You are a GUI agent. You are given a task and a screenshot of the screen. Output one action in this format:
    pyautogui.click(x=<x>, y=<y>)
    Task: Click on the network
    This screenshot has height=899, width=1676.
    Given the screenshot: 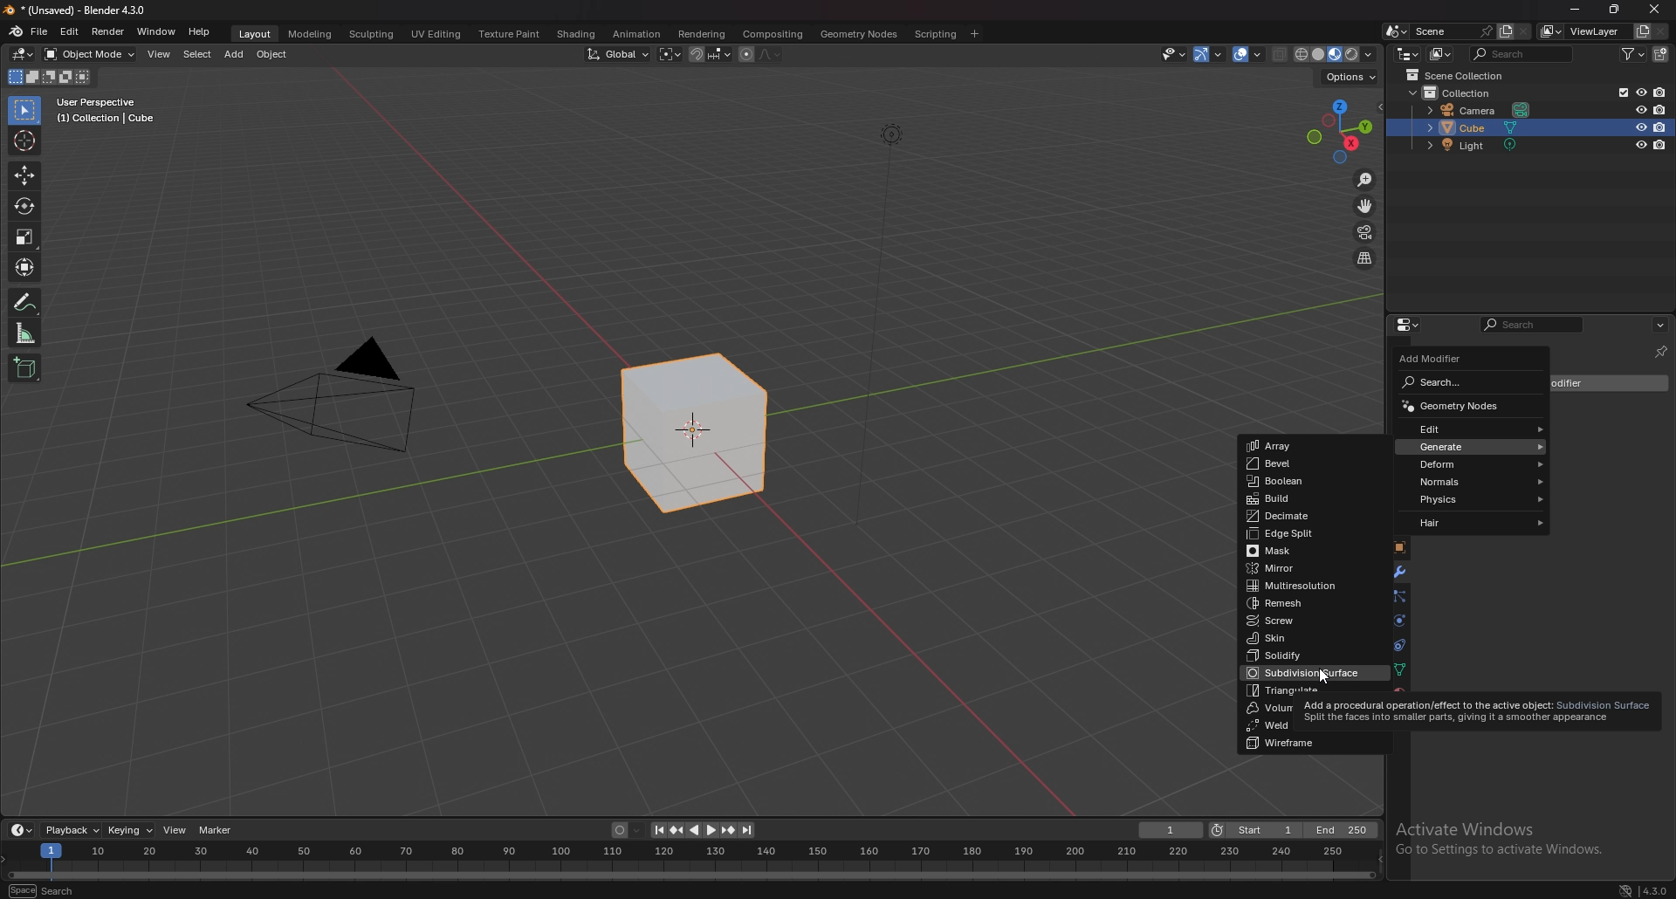 What is the action you would take?
    pyautogui.click(x=1623, y=887)
    